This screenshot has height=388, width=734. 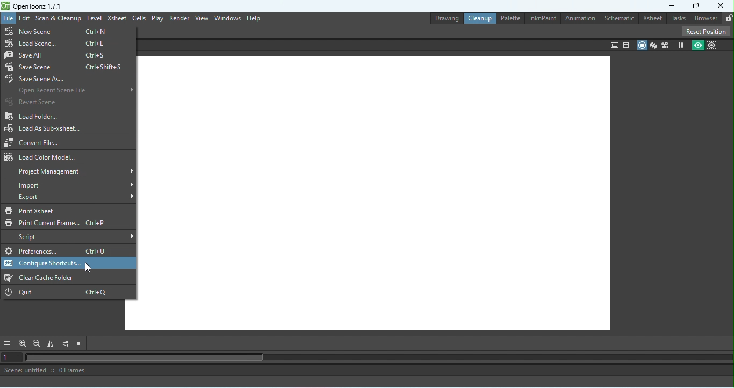 I want to click on Prefrences, so click(x=72, y=250).